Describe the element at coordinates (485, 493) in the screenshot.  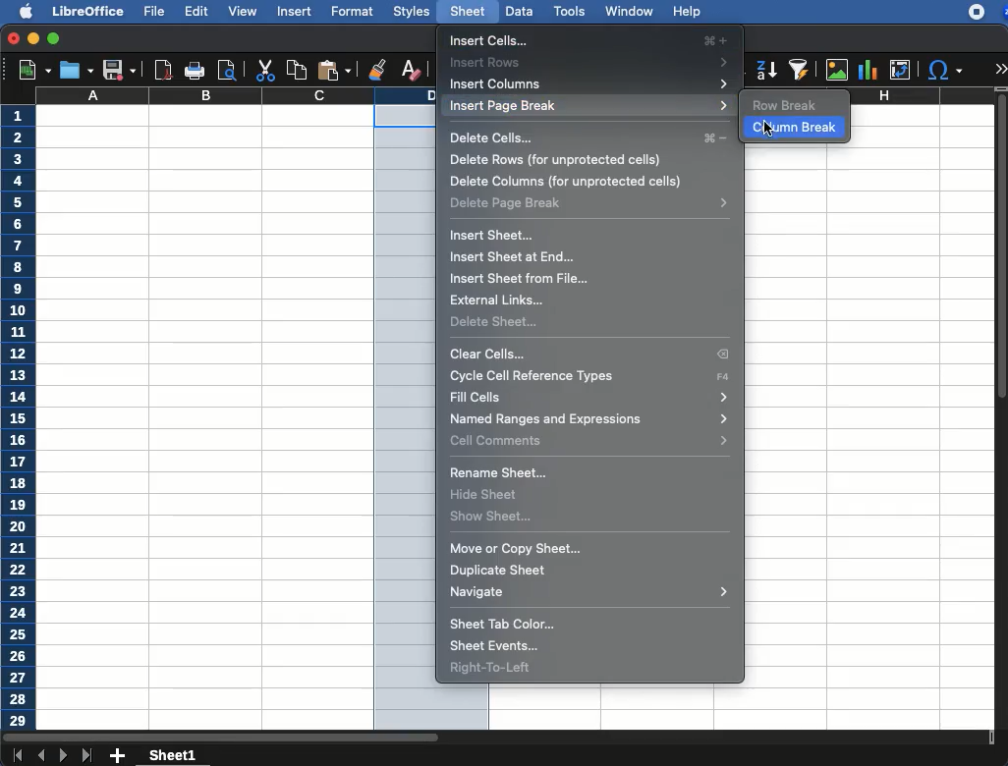
I see `hide sheet` at that location.